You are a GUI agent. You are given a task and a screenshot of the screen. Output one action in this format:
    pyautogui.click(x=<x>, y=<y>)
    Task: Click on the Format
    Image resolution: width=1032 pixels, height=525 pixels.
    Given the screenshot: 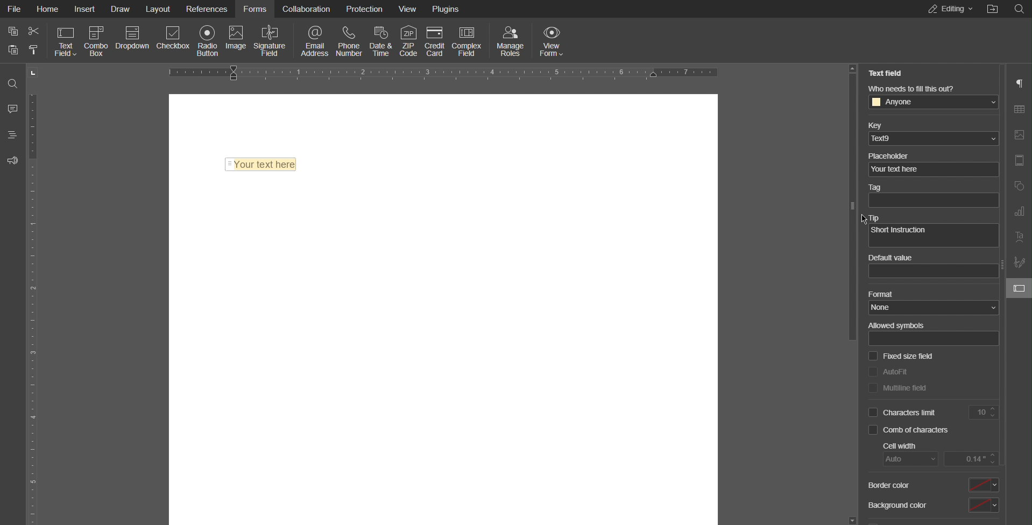 What is the action you would take?
    pyautogui.click(x=885, y=293)
    